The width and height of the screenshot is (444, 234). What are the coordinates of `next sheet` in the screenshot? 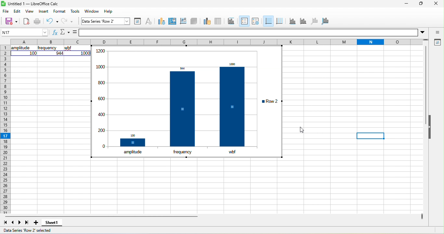 It's located at (20, 222).